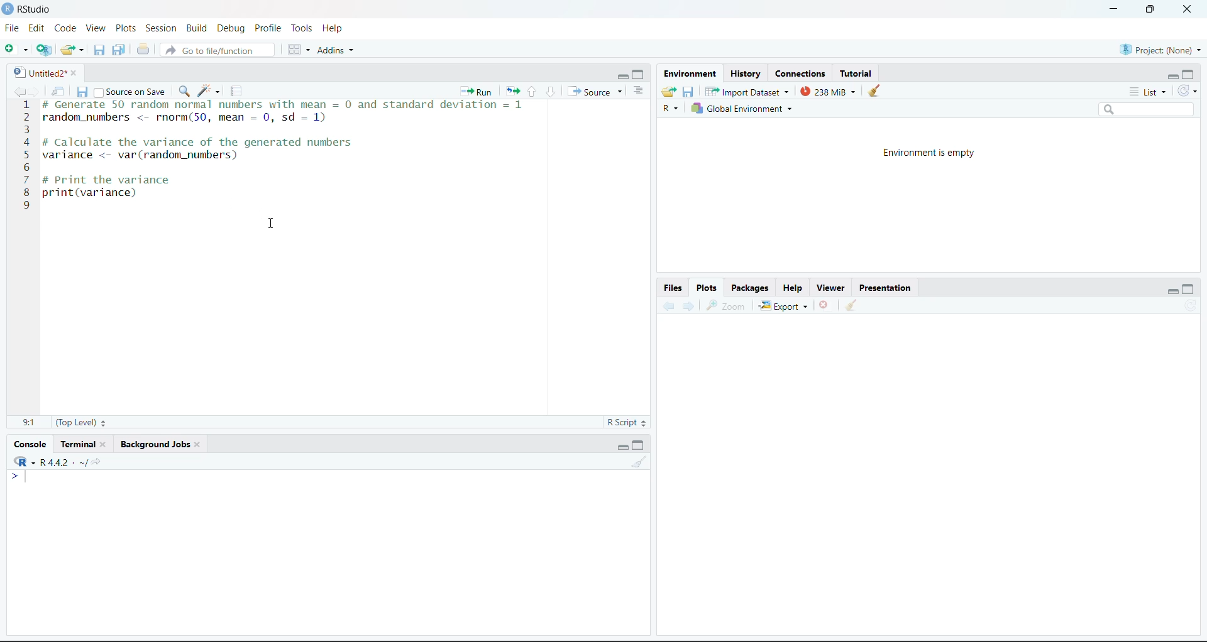 This screenshot has height=642, width=1207. I want to click on maximize, so click(639, 445).